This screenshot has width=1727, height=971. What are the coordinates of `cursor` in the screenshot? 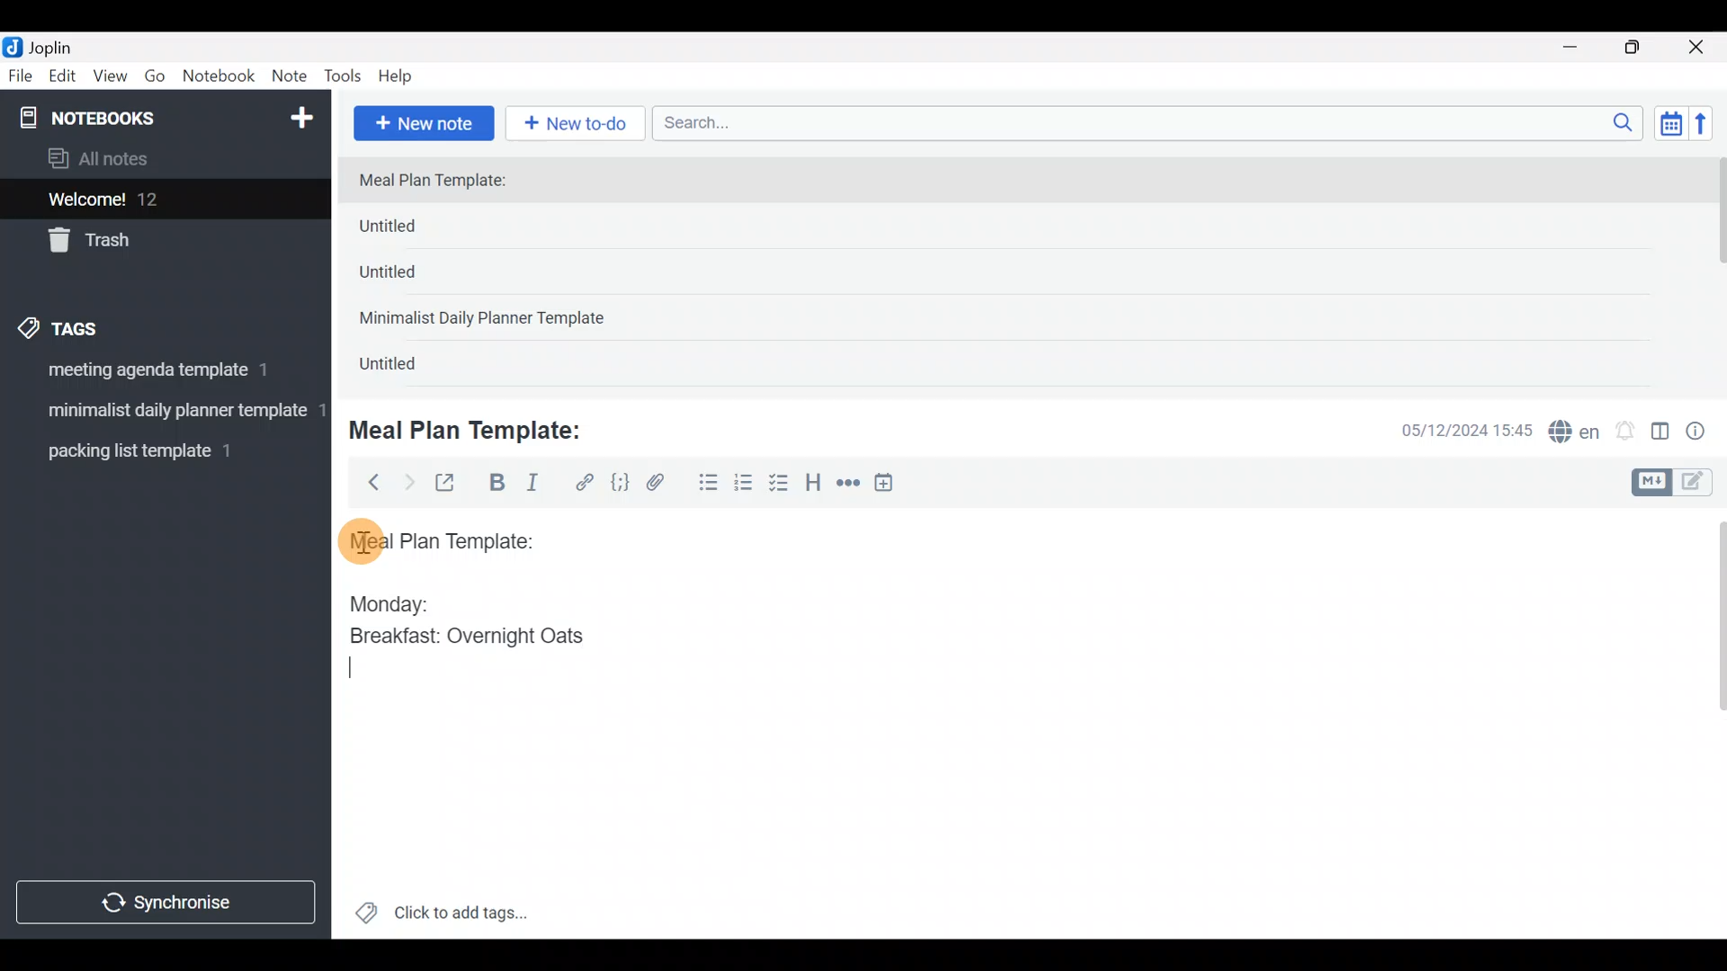 It's located at (360, 540).